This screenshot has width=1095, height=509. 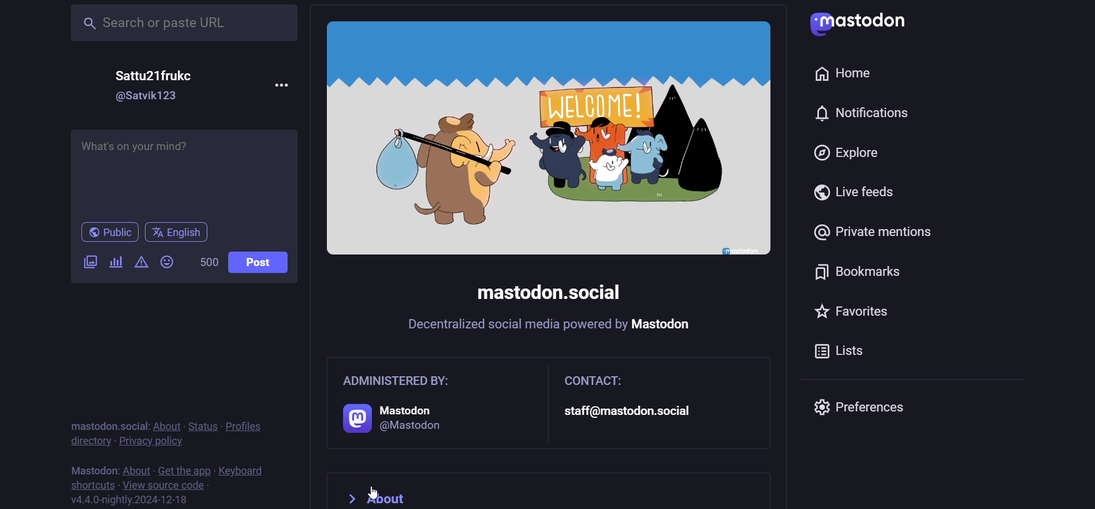 What do you see at coordinates (207, 262) in the screenshot?
I see `word limit` at bounding box center [207, 262].